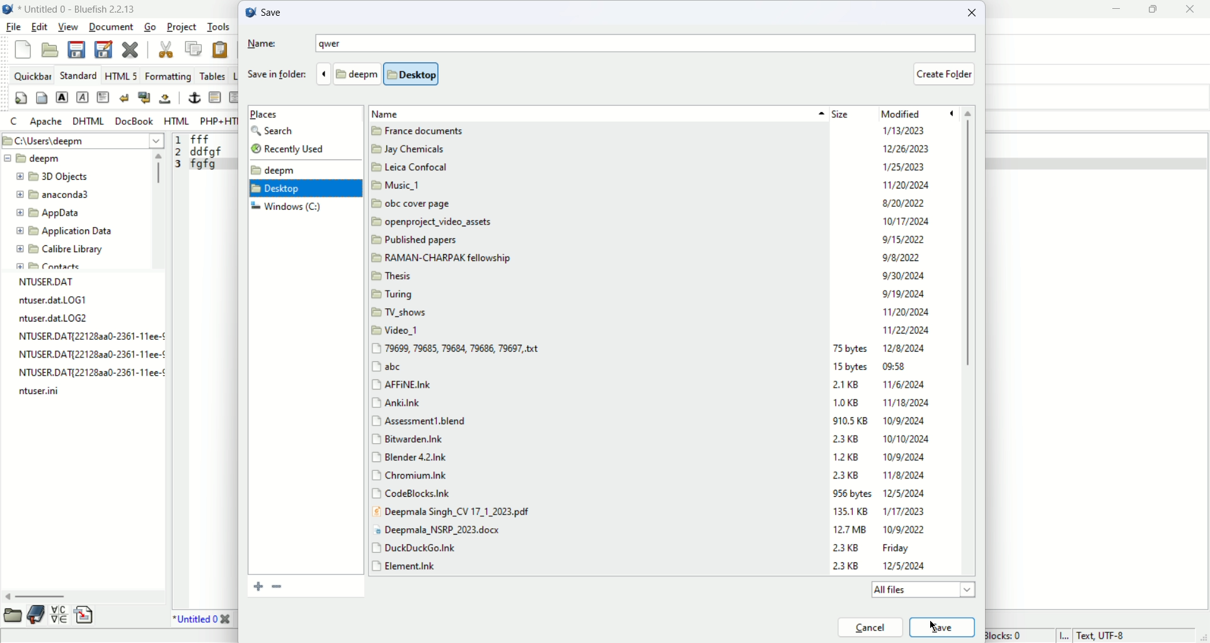 This screenshot has height=643, width=1210. I want to click on paragraph, so click(105, 96).